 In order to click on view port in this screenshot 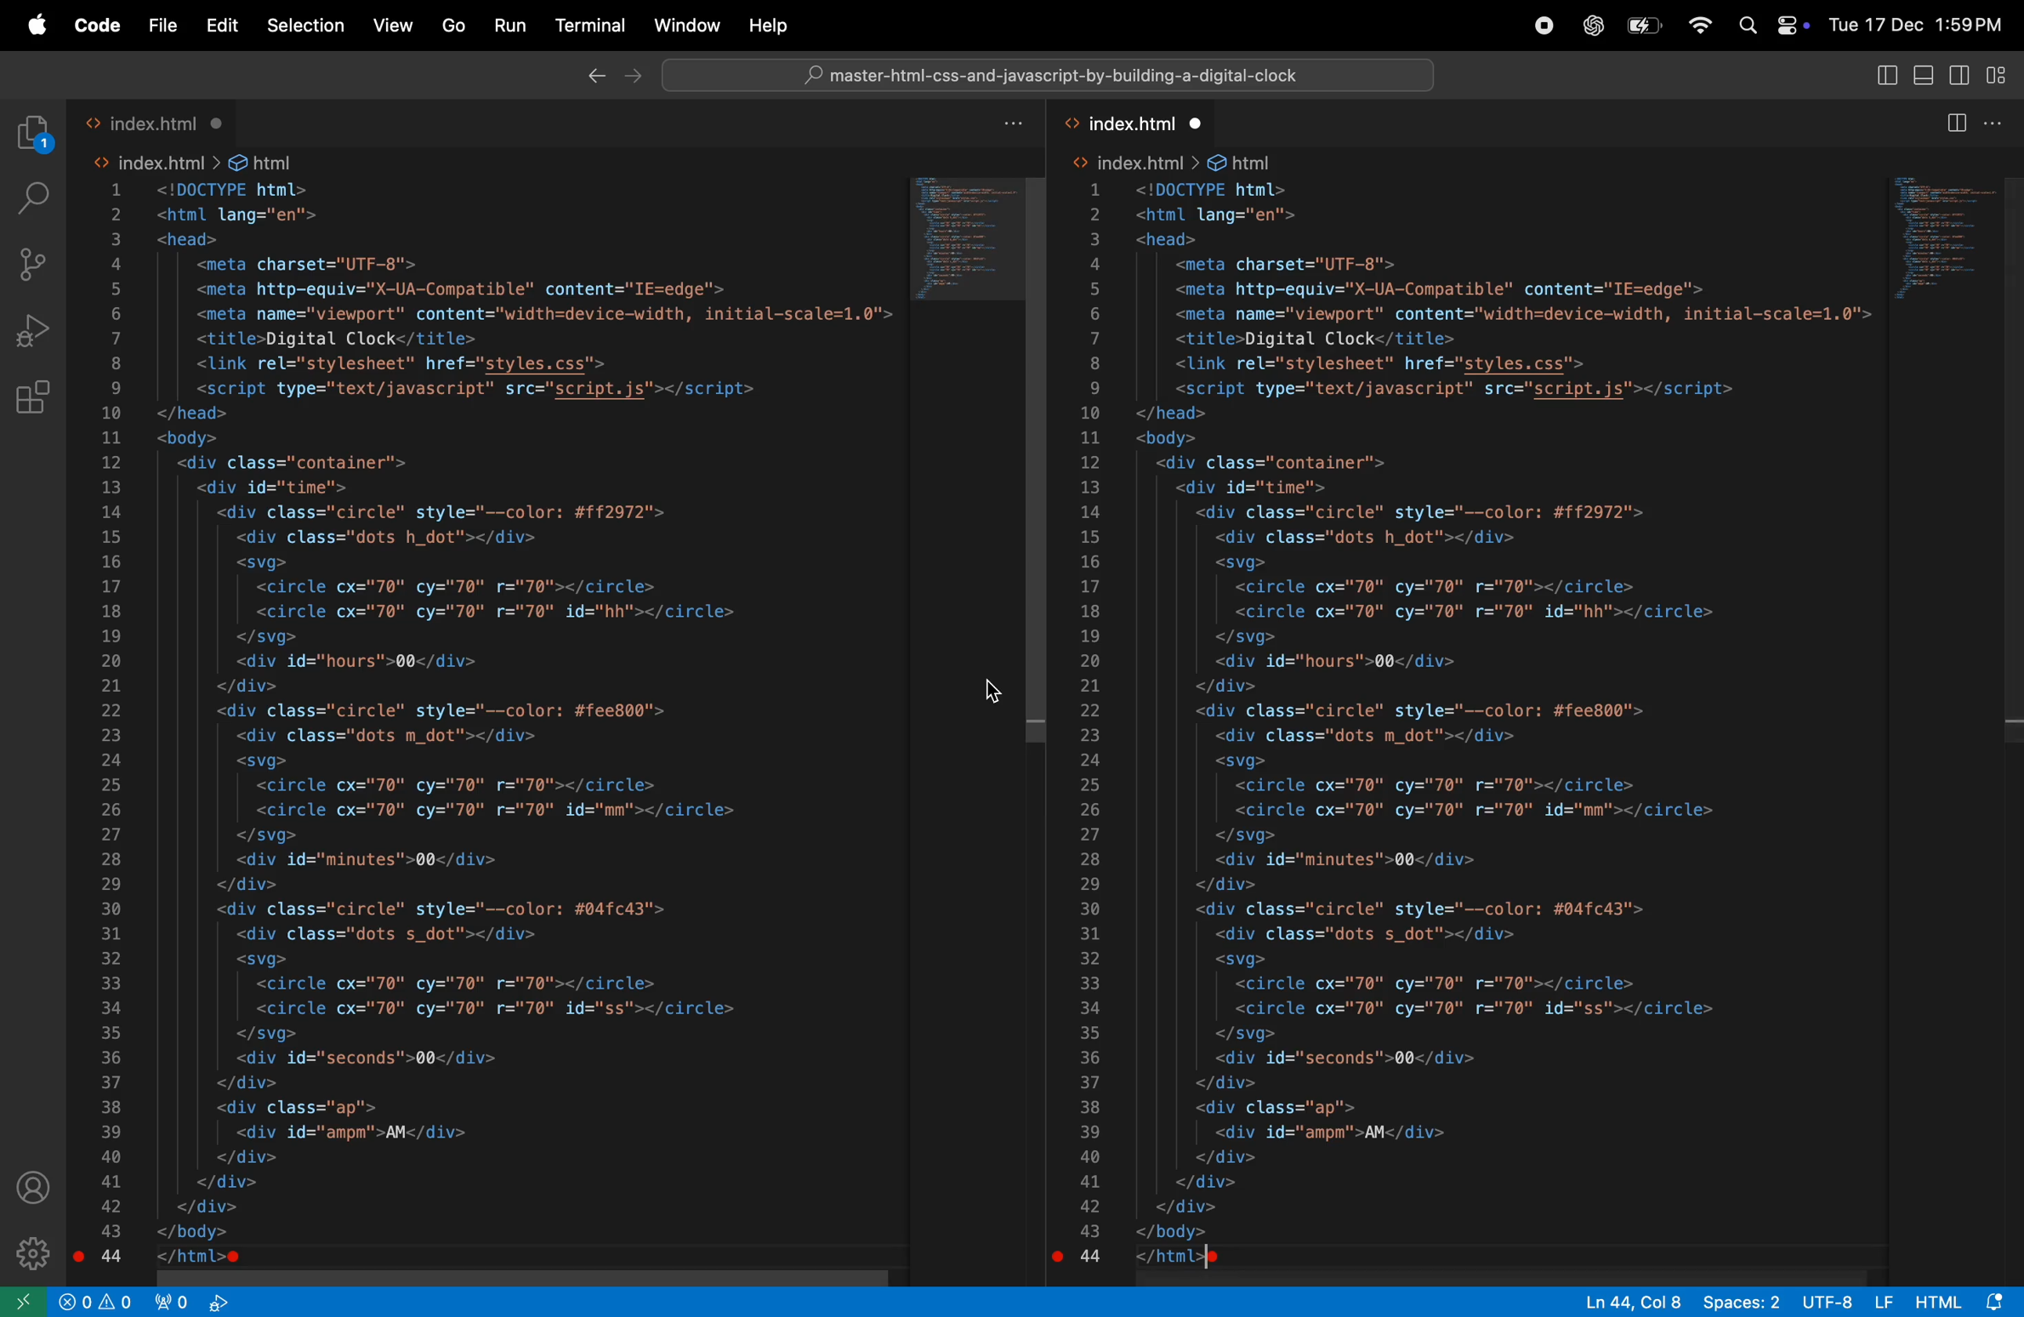, I will do `click(194, 1302)`.